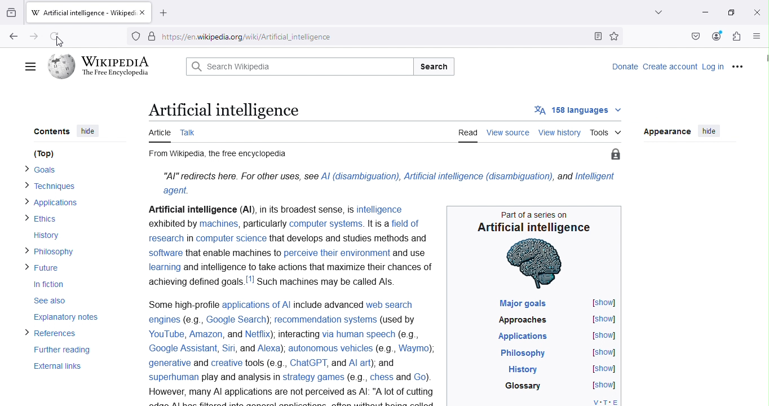 This screenshot has width=769, height=406. I want to click on History, so click(521, 370).